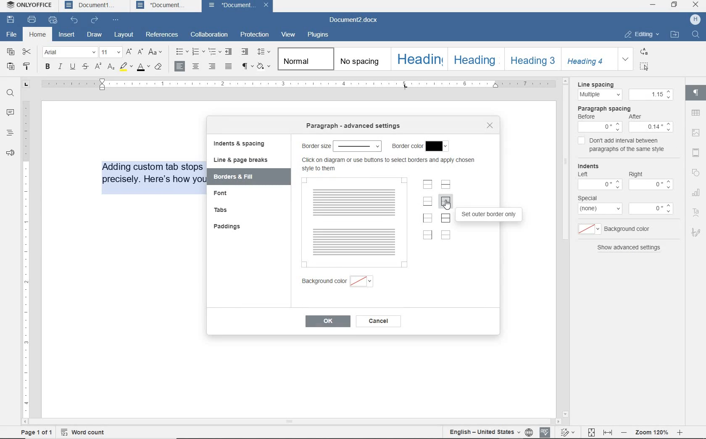 Image resolution: width=706 pixels, height=439 pixels. I want to click on checkbox, so click(580, 141).